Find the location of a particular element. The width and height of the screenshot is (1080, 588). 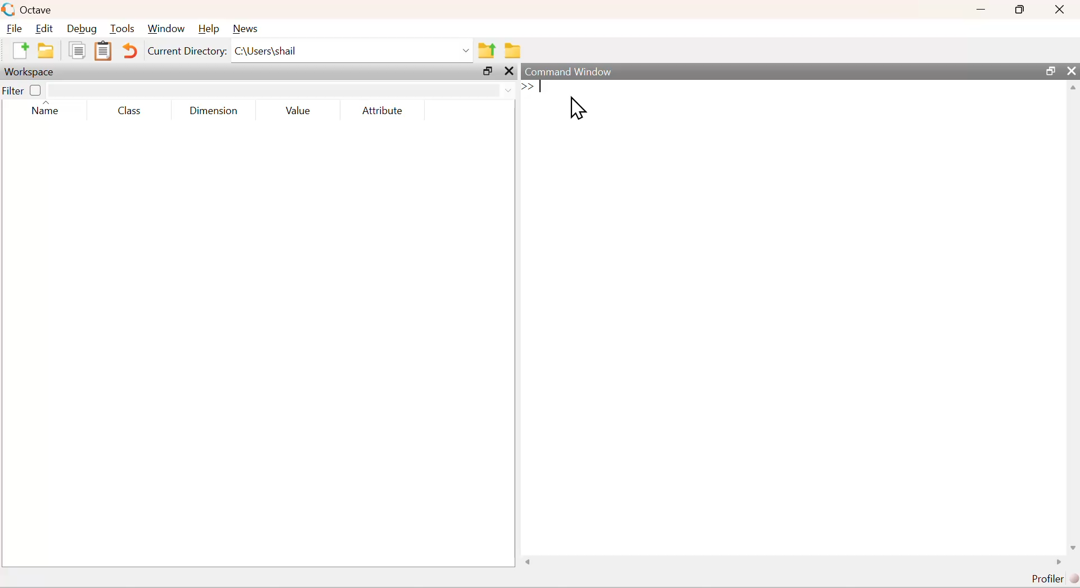

New line is located at coordinates (526, 87).